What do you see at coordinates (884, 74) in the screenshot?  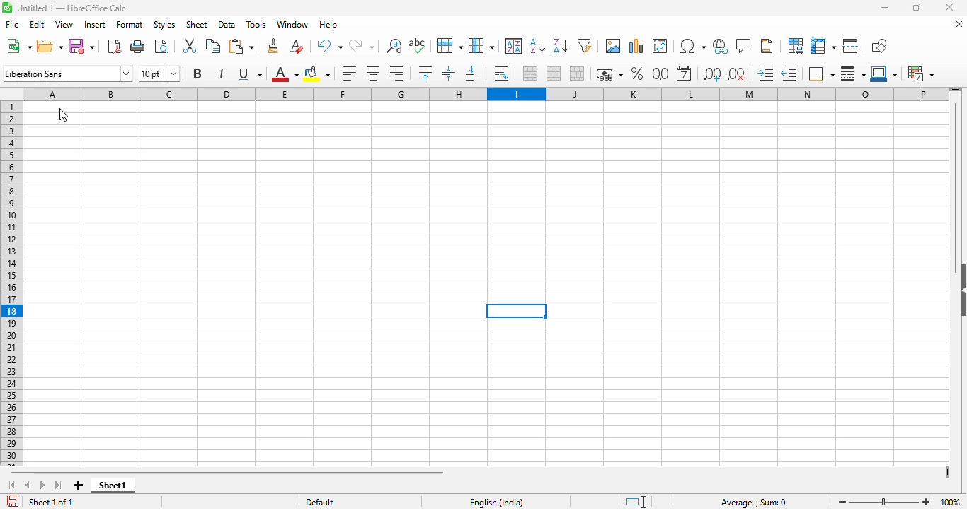 I see `border color` at bounding box center [884, 74].